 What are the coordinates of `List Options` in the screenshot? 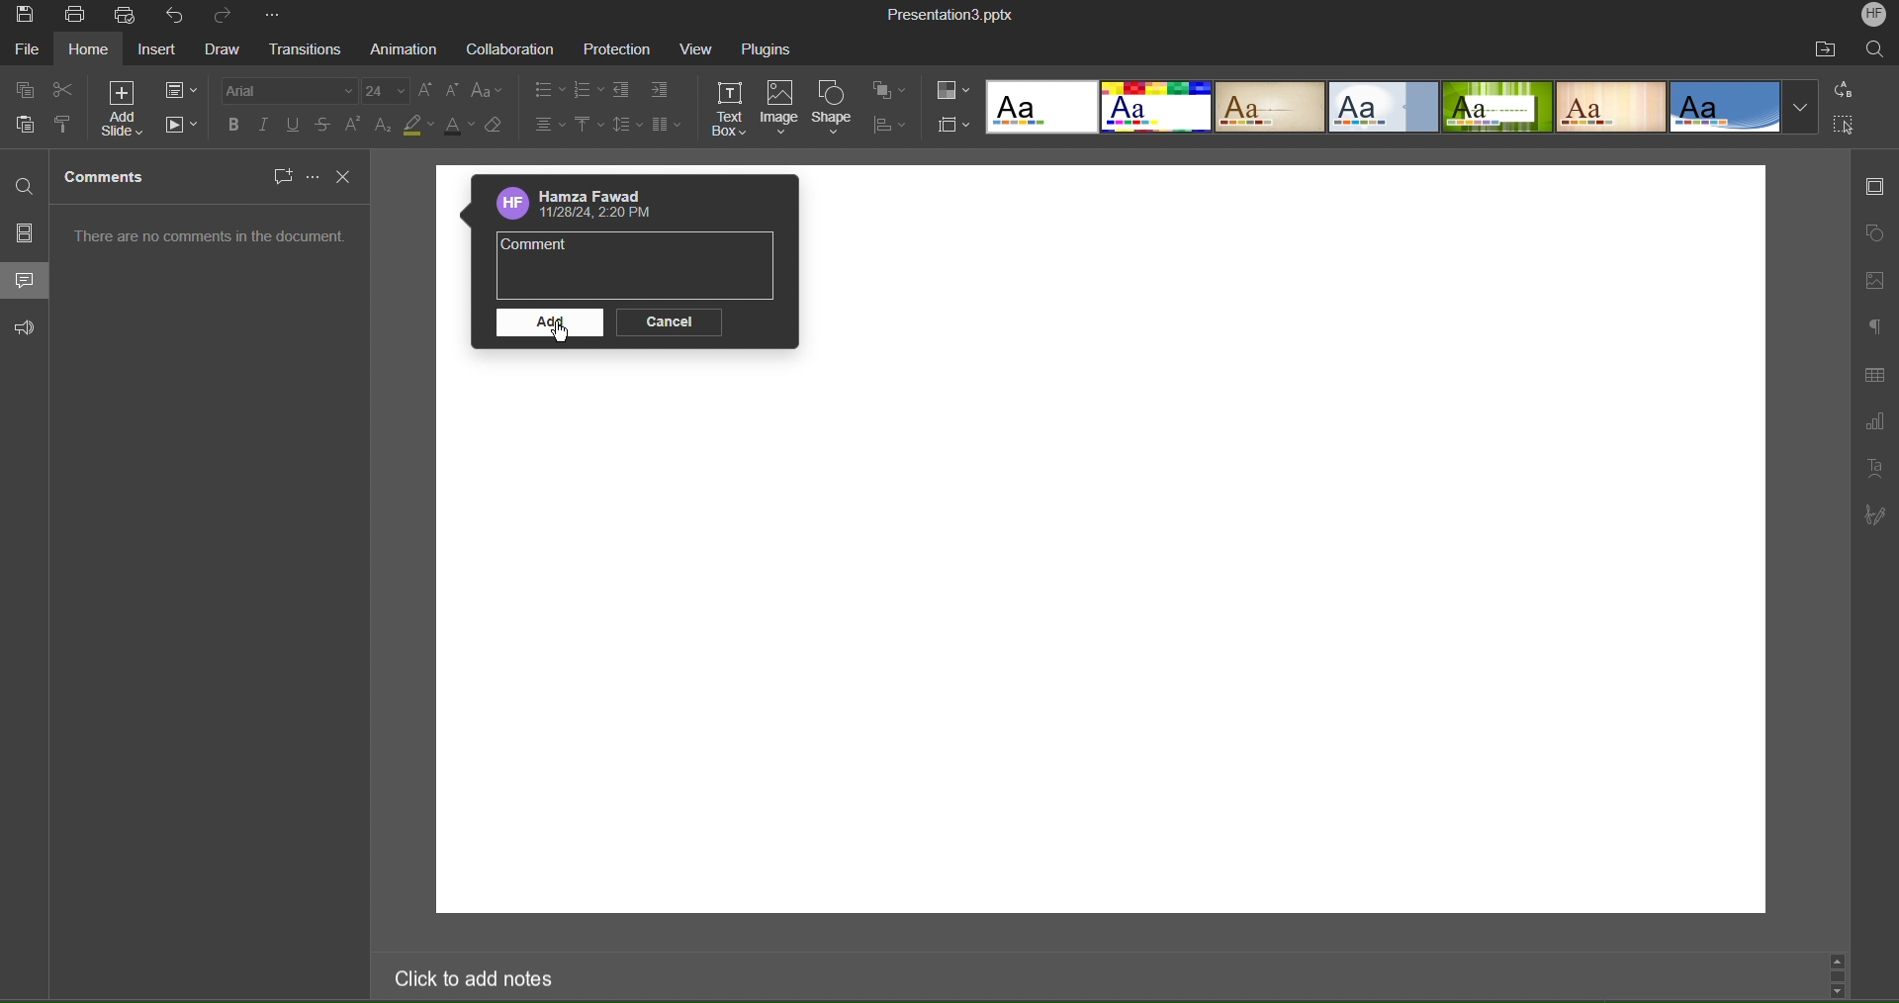 It's located at (590, 89).